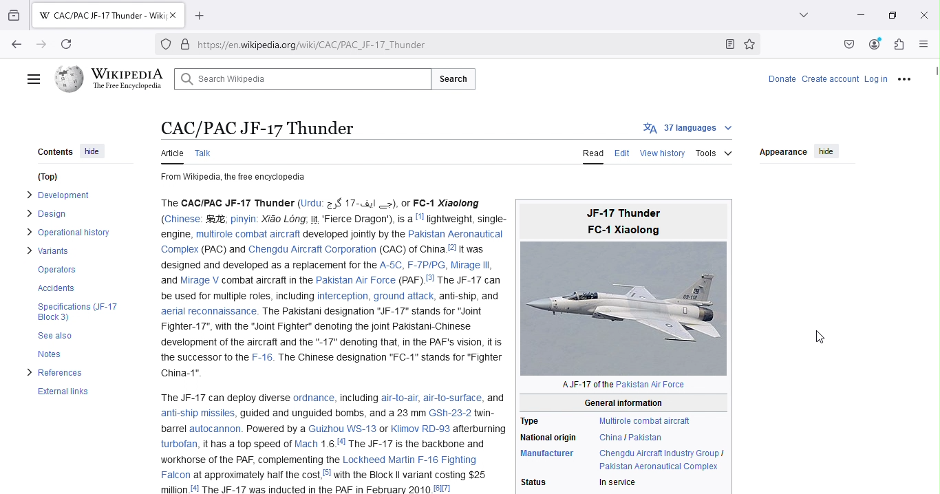 The height and width of the screenshot is (494, 940). What do you see at coordinates (45, 179) in the screenshot?
I see `(Top)` at bounding box center [45, 179].